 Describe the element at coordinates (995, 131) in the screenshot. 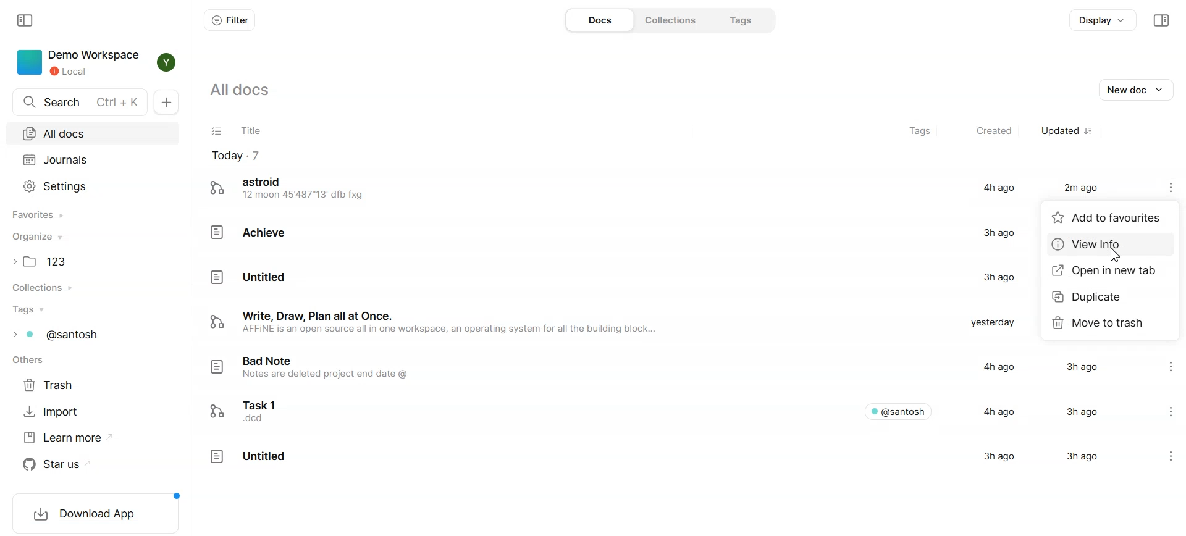

I see `Created` at that location.